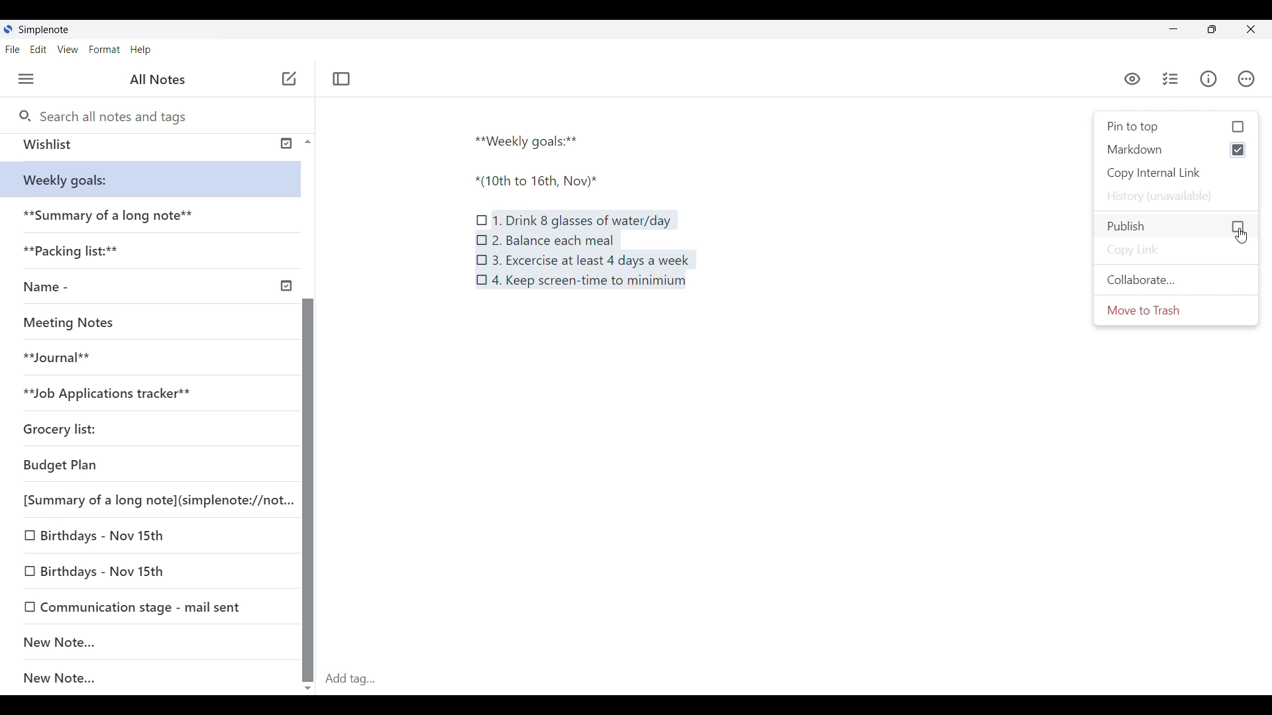  Describe the element at coordinates (144, 568) in the screenshot. I see `Birthdays - Nov 15th` at that location.